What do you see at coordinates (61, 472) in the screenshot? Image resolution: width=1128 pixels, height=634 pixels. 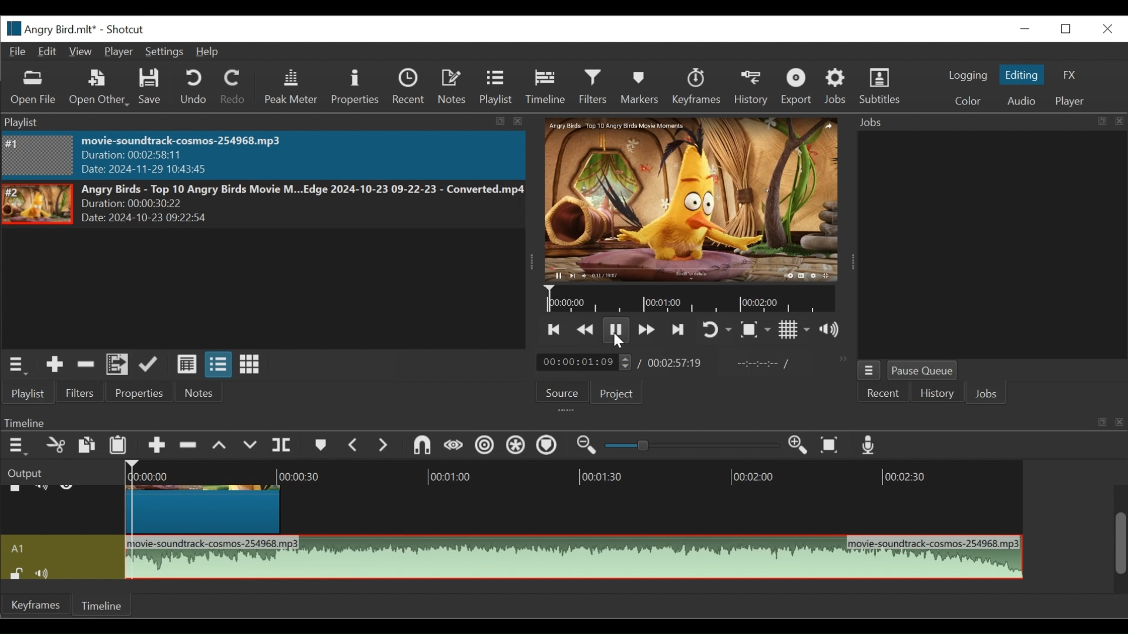 I see `Output` at bounding box center [61, 472].